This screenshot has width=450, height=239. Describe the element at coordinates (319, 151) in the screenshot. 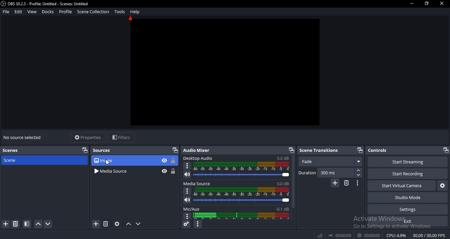

I see `scene transitions` at that location.